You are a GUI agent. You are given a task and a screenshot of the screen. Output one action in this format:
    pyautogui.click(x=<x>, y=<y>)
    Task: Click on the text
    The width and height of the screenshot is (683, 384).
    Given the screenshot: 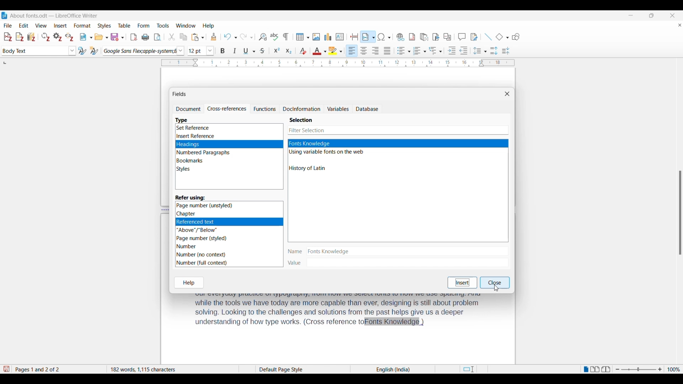 What is the action you would take?
    pyautogui.click(x=337, y=312)
    